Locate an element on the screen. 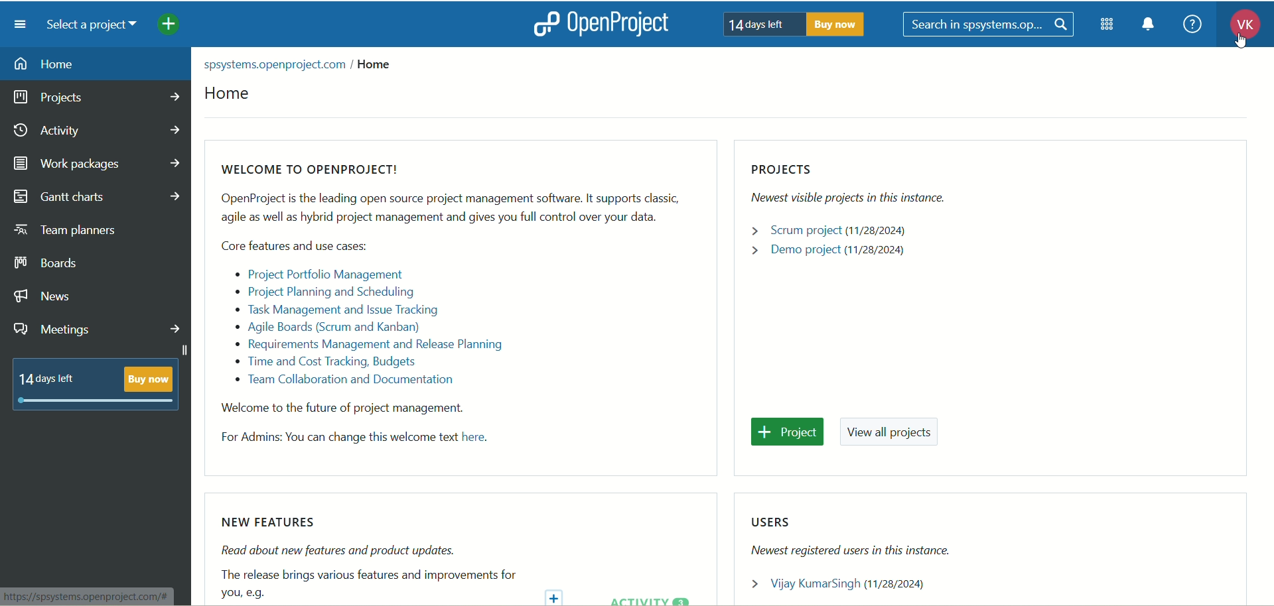 Image resolution: width=1274 pixels, height=606 pixels. text is located at coordinates (369, 558).